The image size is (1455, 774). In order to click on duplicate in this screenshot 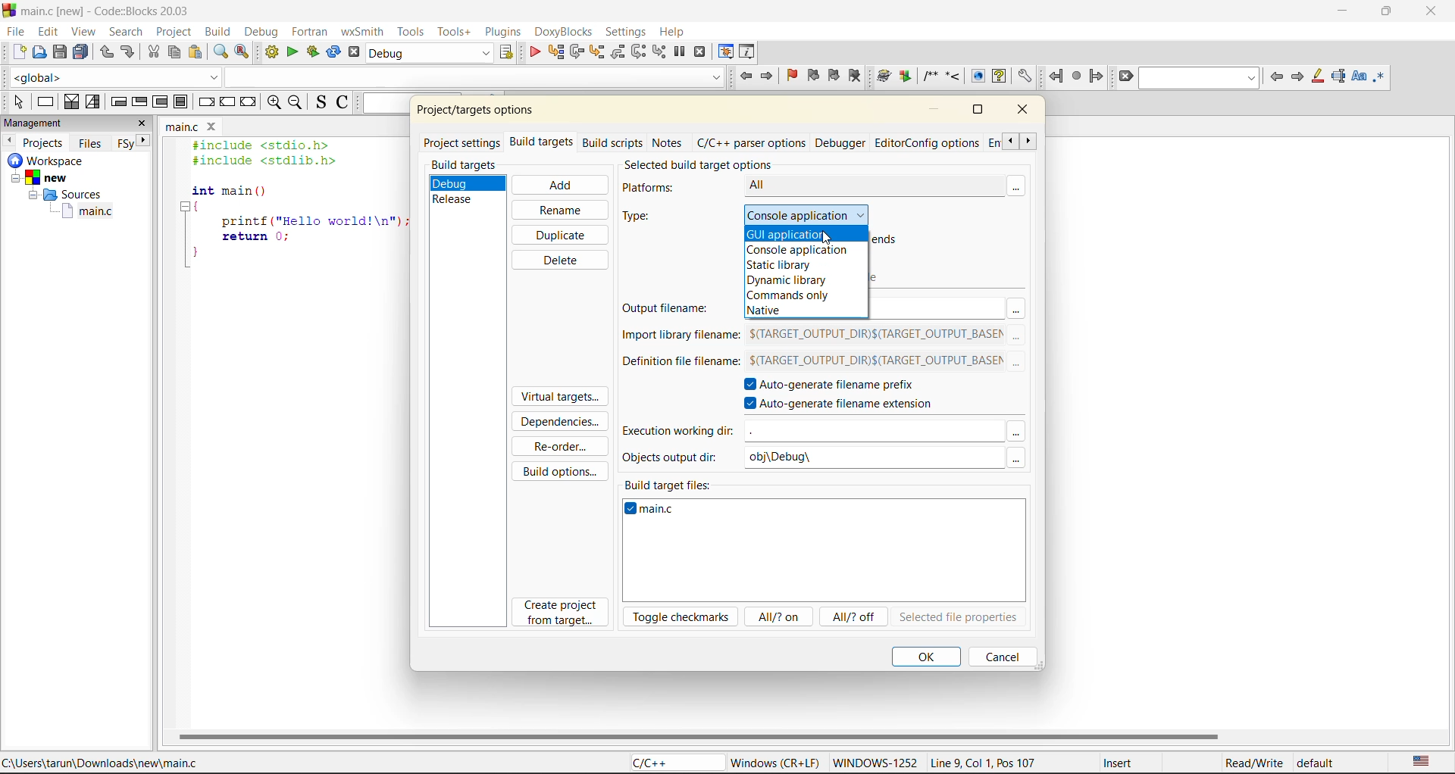, I will do `click(560, 234)`.